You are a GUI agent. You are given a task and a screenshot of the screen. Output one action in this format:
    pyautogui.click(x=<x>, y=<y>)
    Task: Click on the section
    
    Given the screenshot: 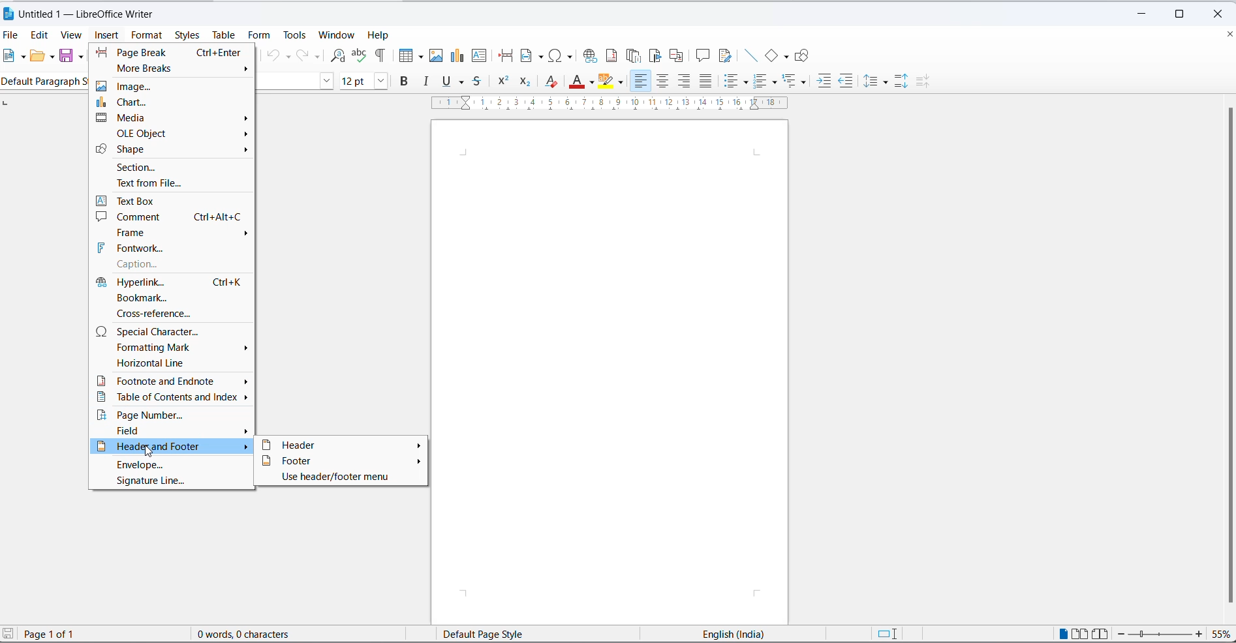 What is the action you would take?
    pyautogui.click(x=174, y=168)
    